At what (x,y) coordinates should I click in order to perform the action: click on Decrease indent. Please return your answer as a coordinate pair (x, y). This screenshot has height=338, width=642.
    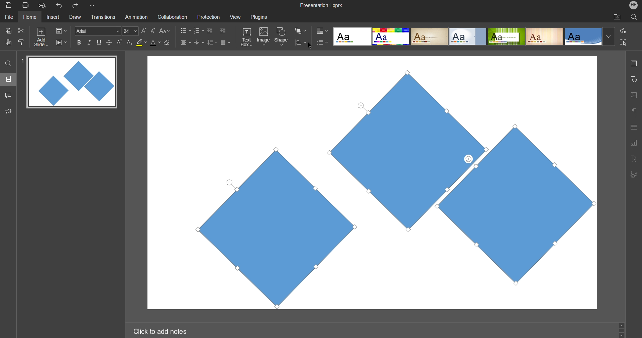
    Looking at the image, I should click on (211, 31).